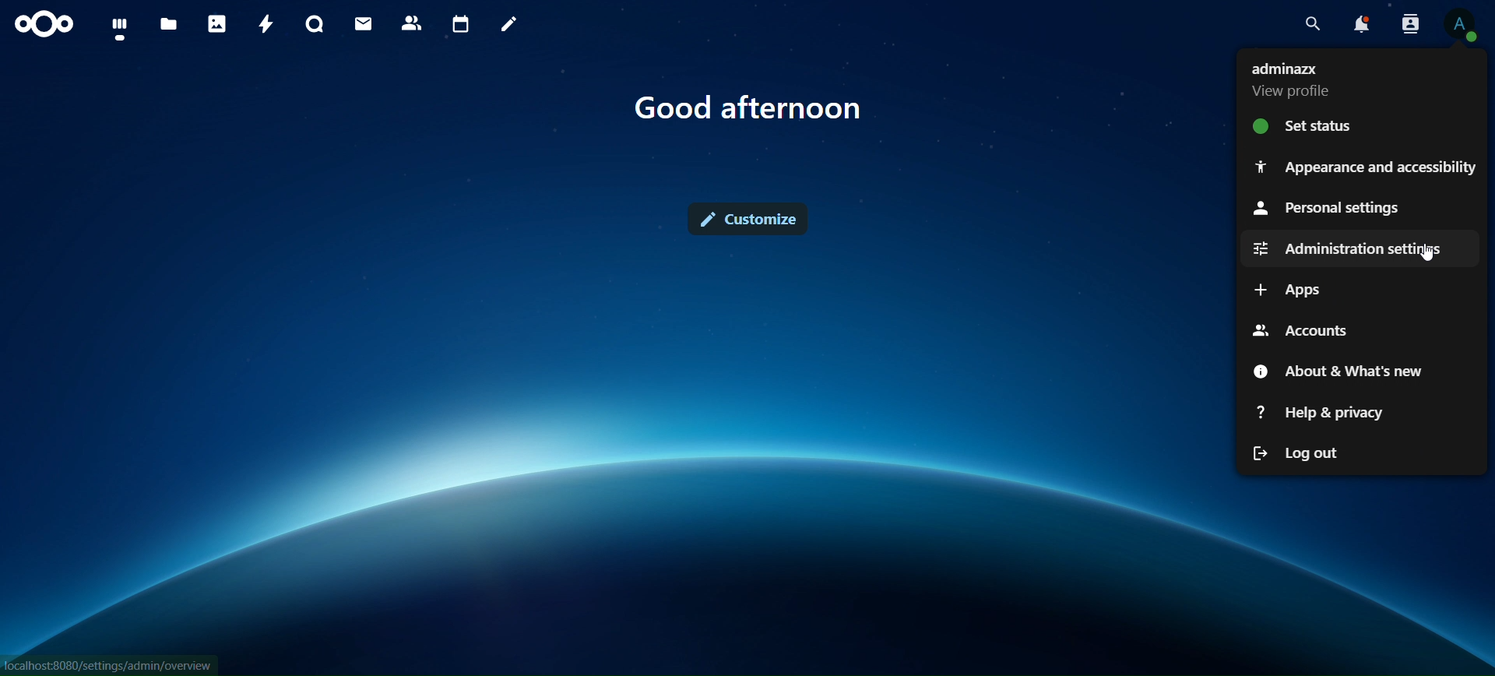 The image size is (1495, 676). Describe the element at coordinates (1314, 23) in the screenshot. I see `search` at that location.